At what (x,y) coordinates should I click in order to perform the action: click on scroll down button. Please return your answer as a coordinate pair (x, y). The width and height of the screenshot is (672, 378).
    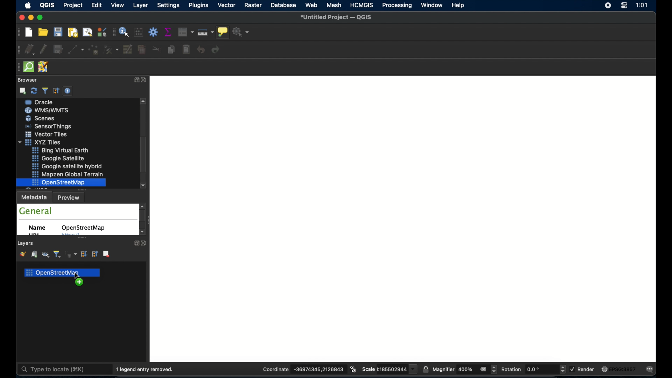
    Looking at the image, I should click on (143, 185).